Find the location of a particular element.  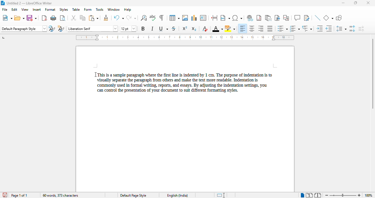

insert cross-reference is located at coordinates (286, 18).